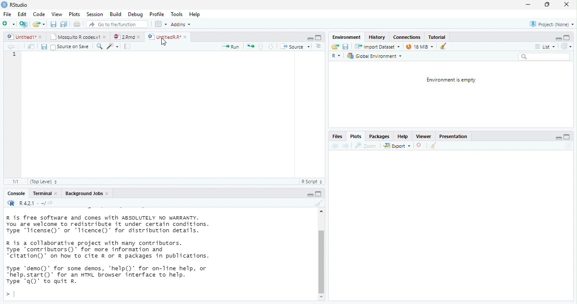  I want to click on Terminal, so click(42, 193).